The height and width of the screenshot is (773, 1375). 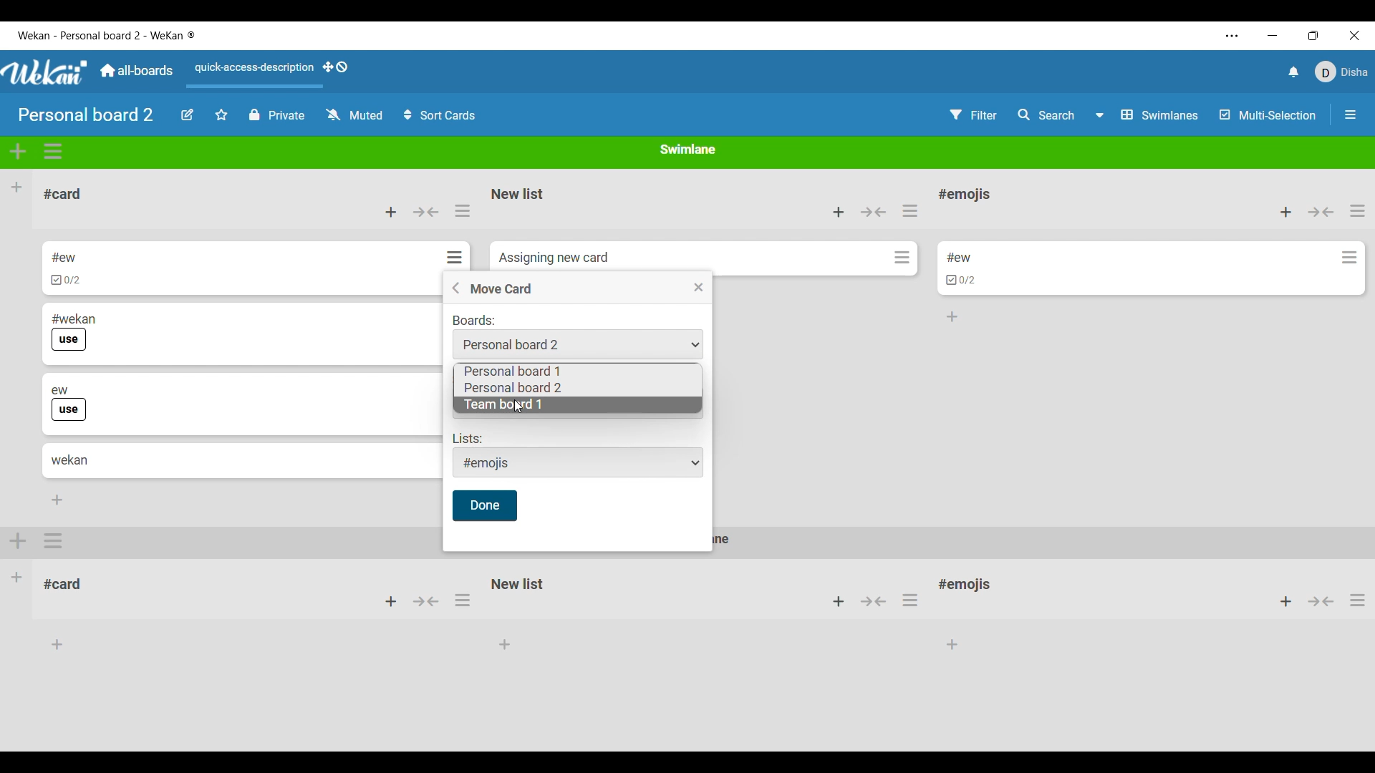 What do you see at coordinates (578, 462) in the screenshot?
I see `List options` at bounding box center [578, 462].